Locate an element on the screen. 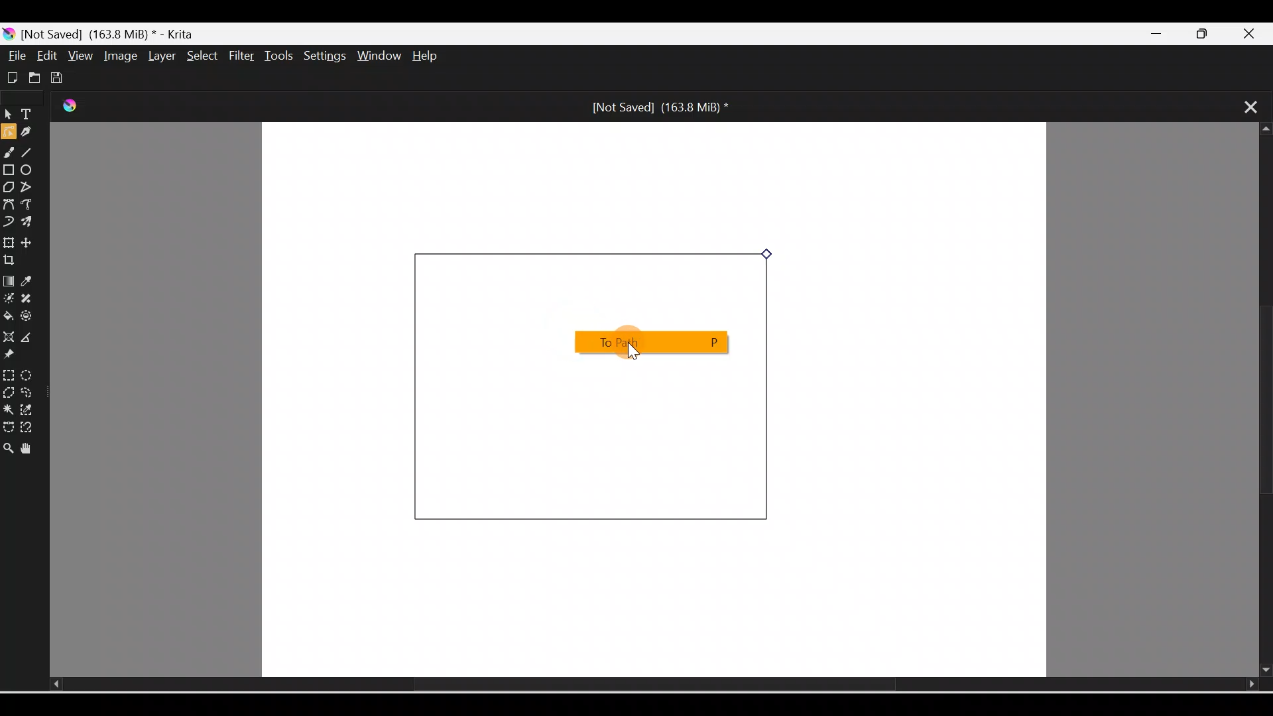 Image resolution: width=1273 pixels, height=716 pixels. Magnetic curve selection tool is located at coordinates (30, 428).